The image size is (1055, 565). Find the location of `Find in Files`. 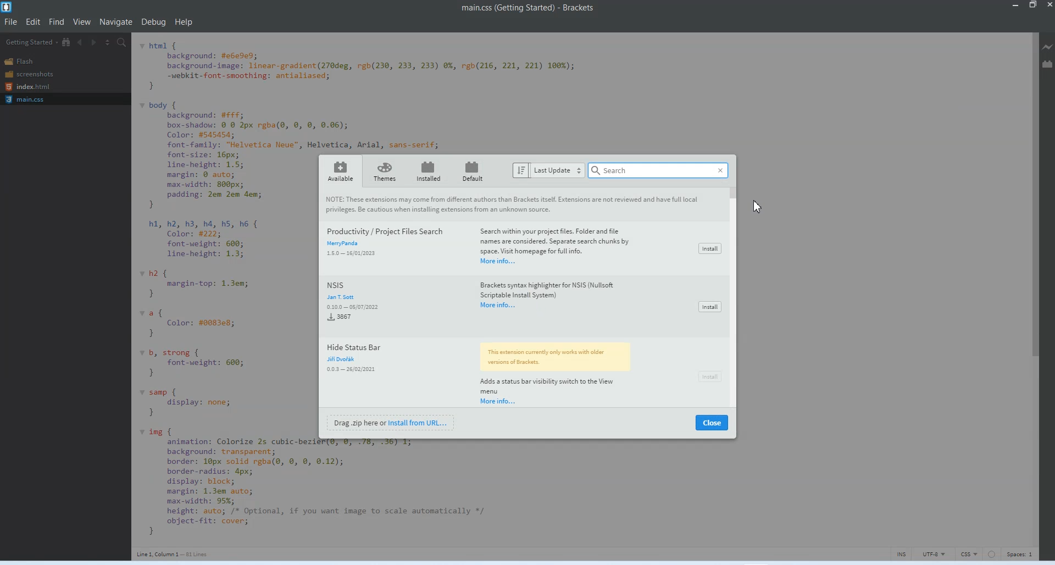

Find in Files is located at coordinates (123, 42).